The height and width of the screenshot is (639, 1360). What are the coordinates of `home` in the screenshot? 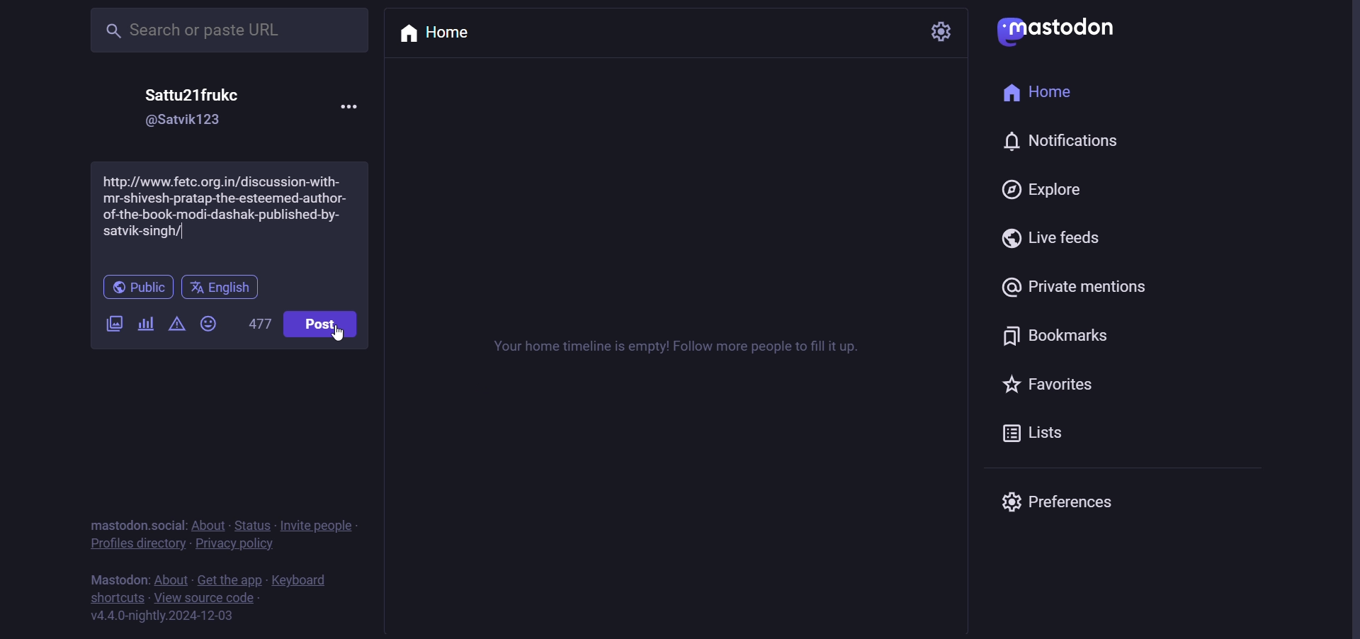 It's located at (1039, 96).